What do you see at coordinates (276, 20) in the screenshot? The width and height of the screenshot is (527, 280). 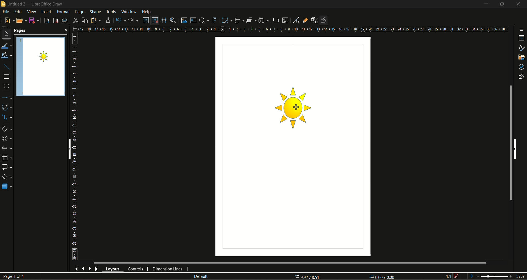 I see `shadow` at bounding box center [276, 20].